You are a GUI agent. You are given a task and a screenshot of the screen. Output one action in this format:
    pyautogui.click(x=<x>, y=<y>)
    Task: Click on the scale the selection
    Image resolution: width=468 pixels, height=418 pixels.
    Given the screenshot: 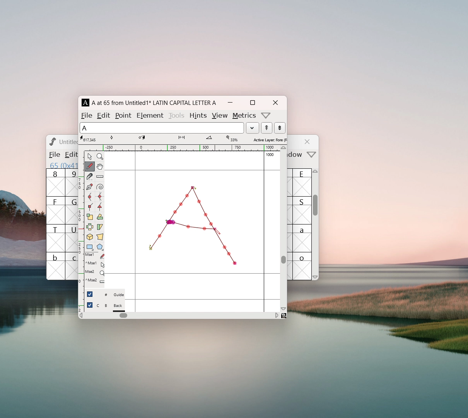 What is the action you would take?
    pyautogui.click(x=90, y=217)
    